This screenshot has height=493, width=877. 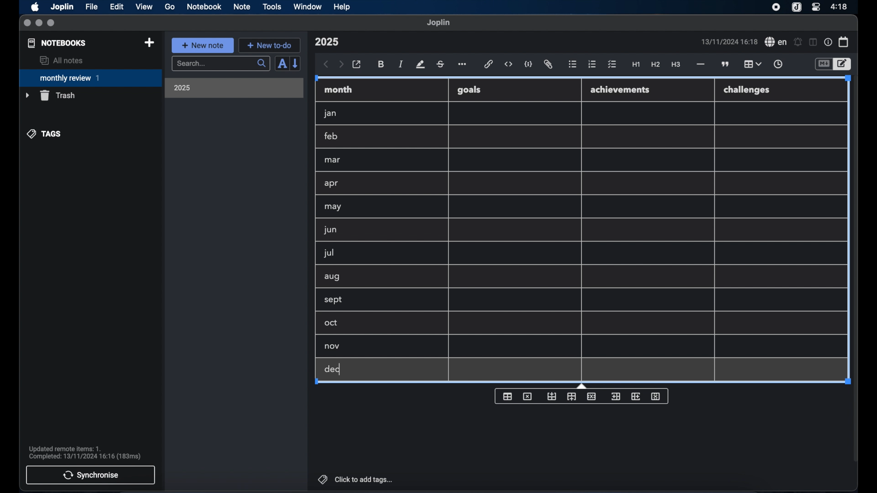 I want to click on set alarm, so click(x=798, y=42).